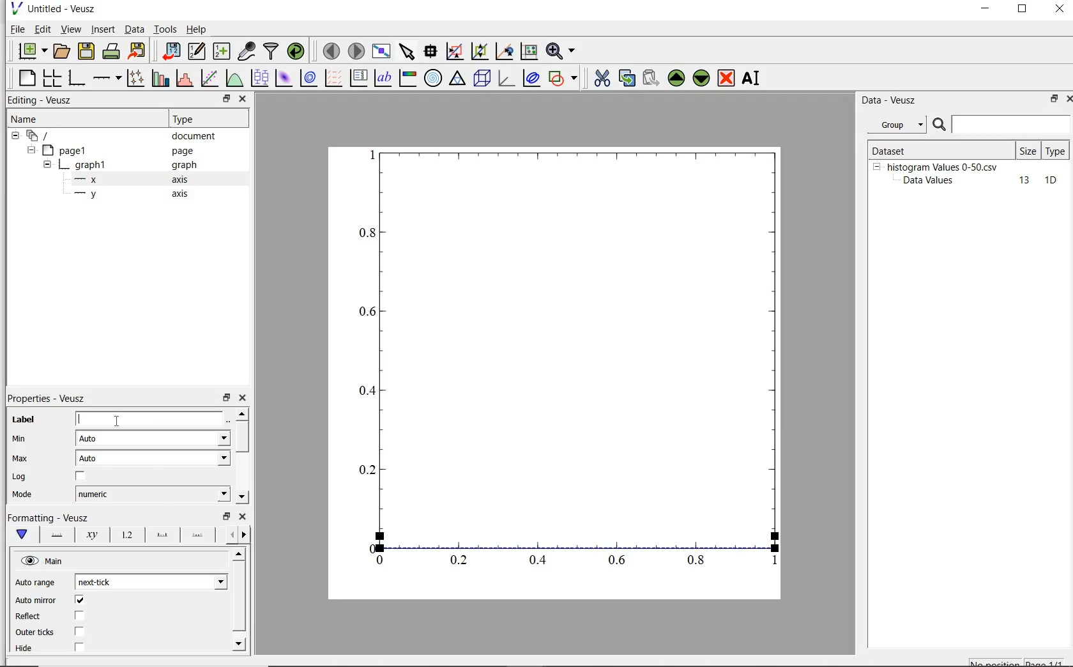  What do you see at coordinates (166, 29) in the screenshot?
I see `tools ` at bounding box center [166, 29].